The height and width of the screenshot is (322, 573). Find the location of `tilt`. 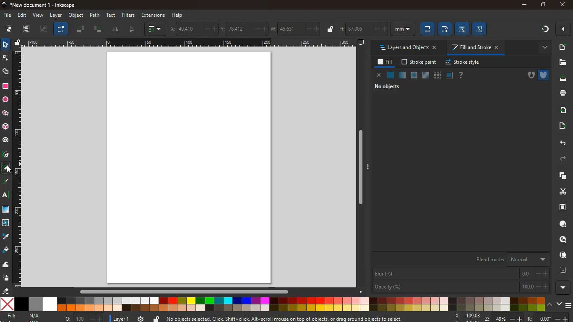

tilt is located at coordinates (80, 30).